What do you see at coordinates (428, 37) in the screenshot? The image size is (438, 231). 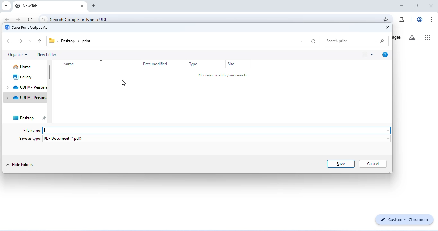 I see `google apps` at bounding box center [428, 37].